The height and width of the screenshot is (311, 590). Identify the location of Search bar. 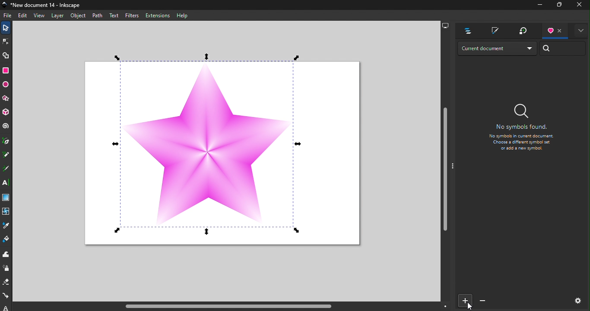
(563, 48).